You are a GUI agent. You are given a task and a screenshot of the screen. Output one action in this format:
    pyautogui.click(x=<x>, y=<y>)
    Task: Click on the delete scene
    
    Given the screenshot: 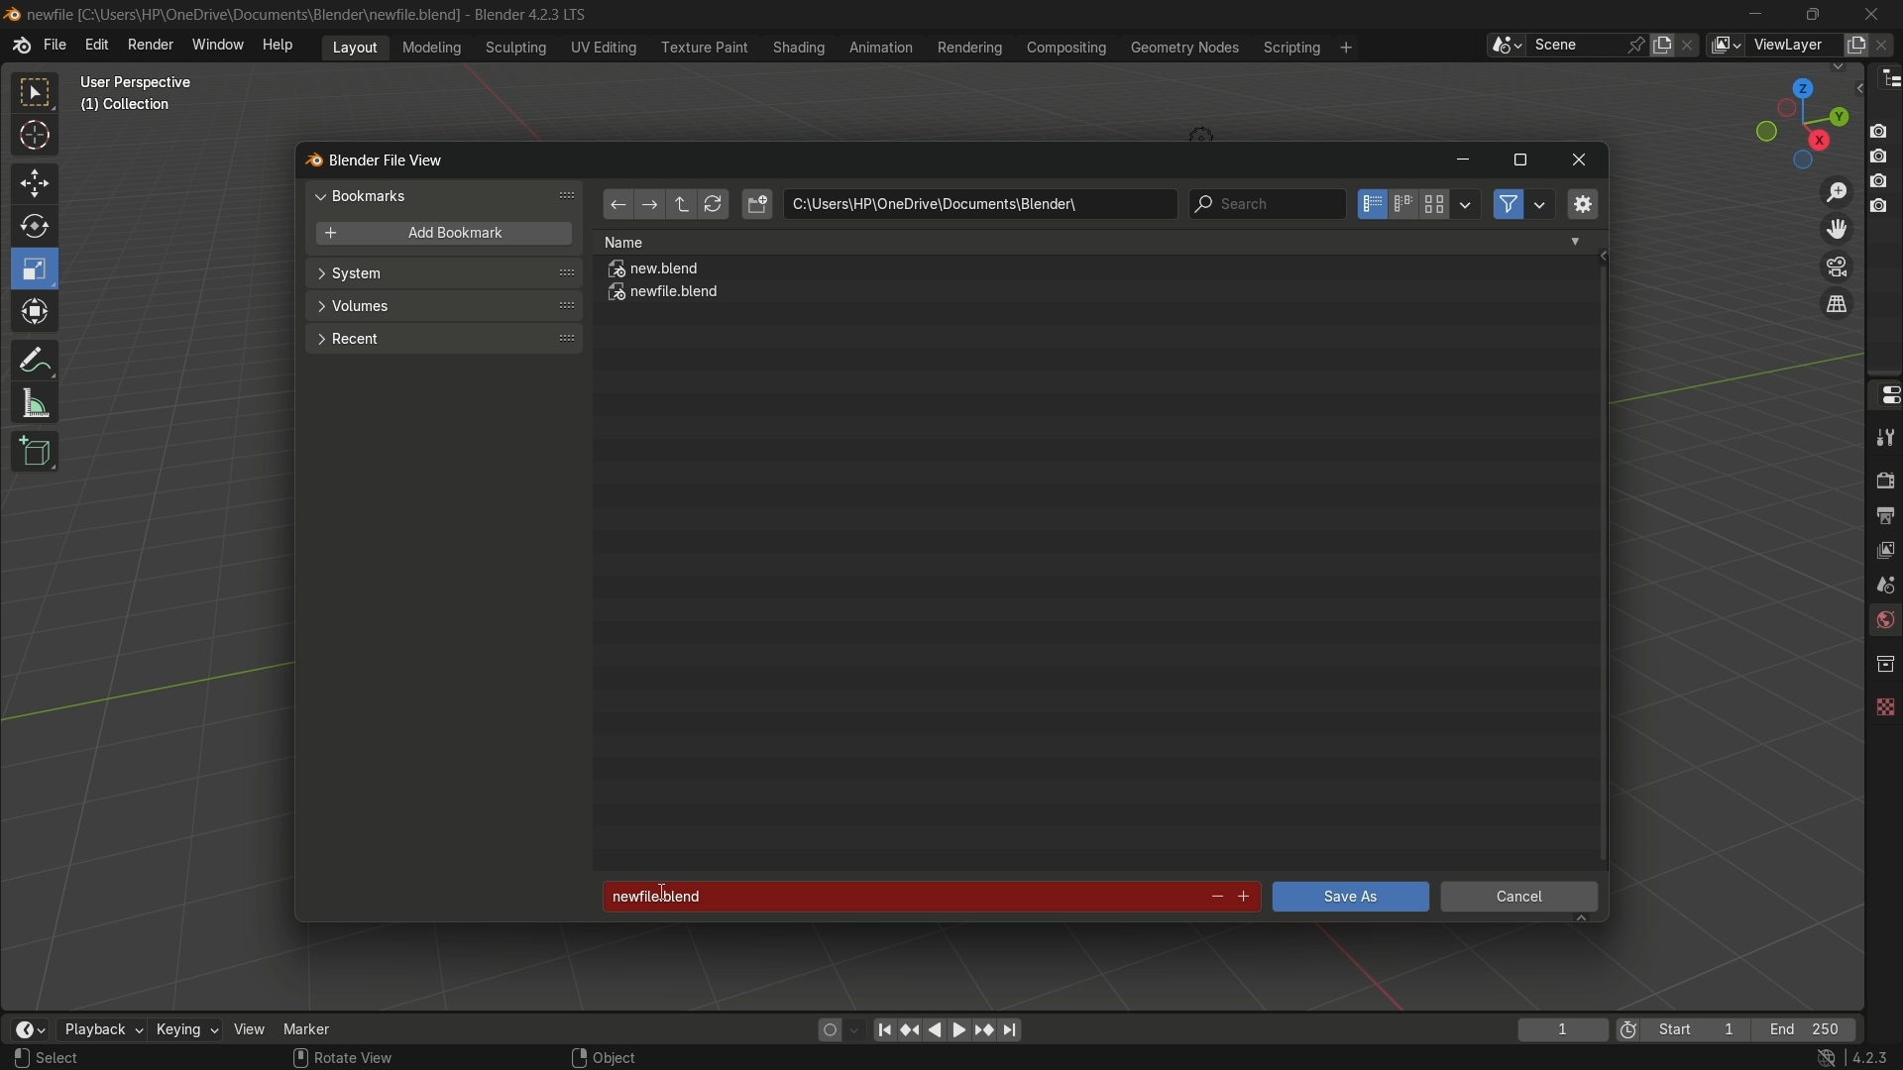 What is the action you would take?
    pyautogui.click(x=1690, y=45)
    